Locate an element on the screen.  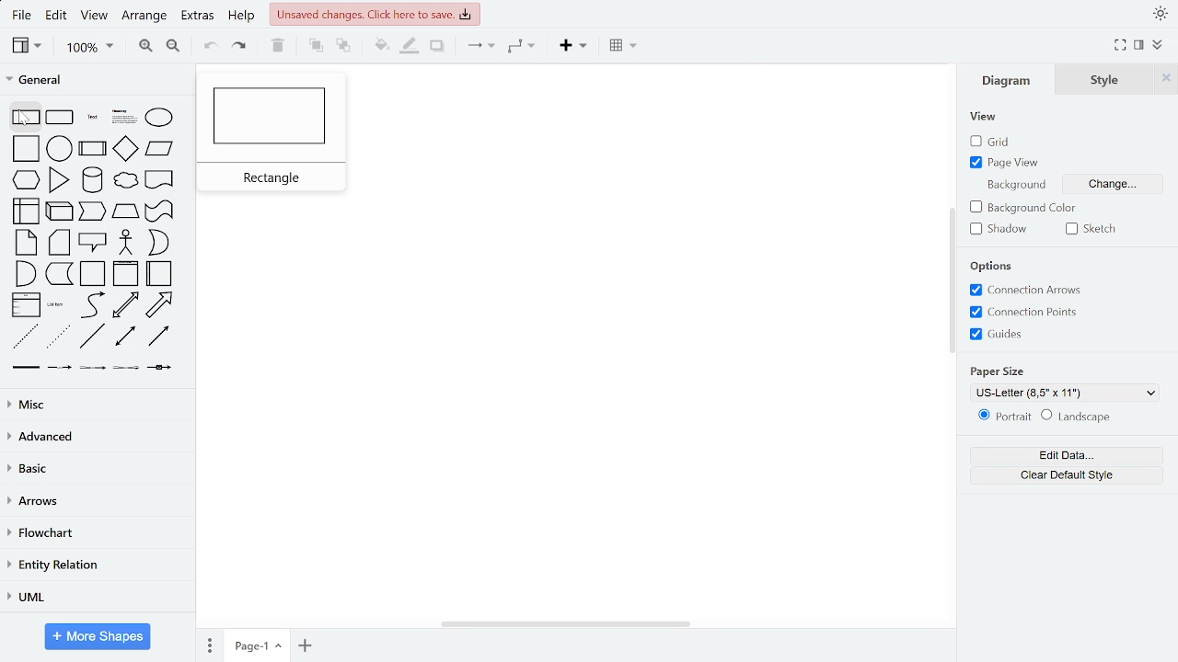
fullscreen is located at coordinates (1119, 46).